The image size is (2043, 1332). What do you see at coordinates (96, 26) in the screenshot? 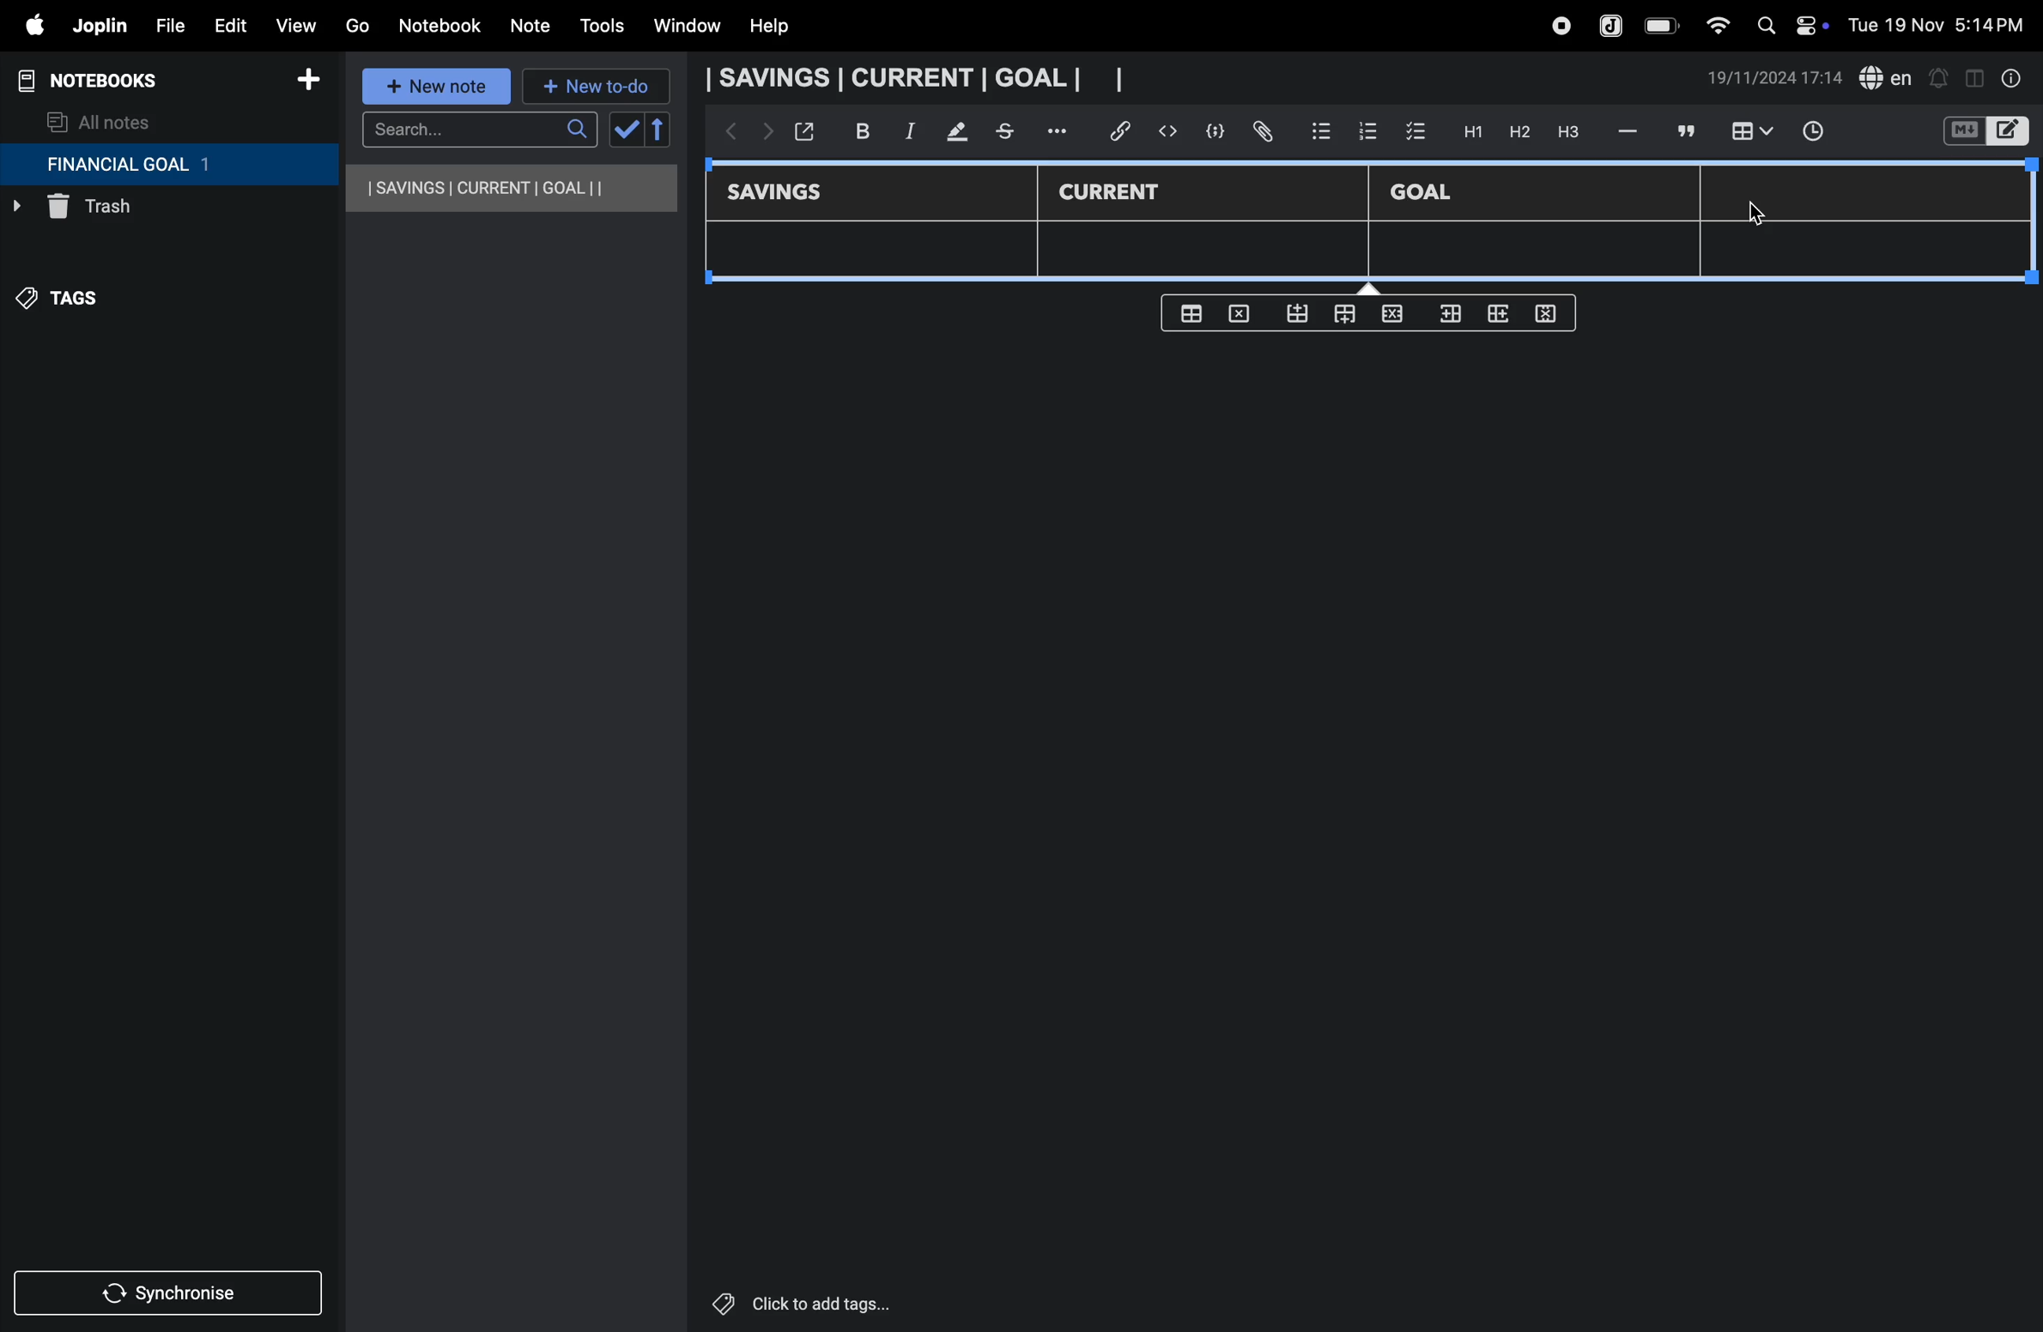
I see `joplin menu` at bounding box center [96, 26].